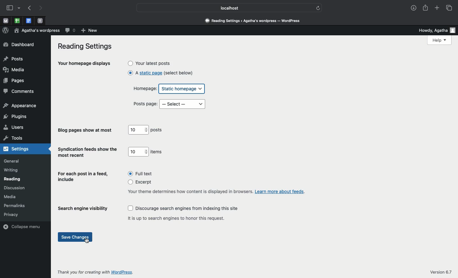  Describe the element at coordinates (42, 9) in the screenshot. I see `Next page` at that location.